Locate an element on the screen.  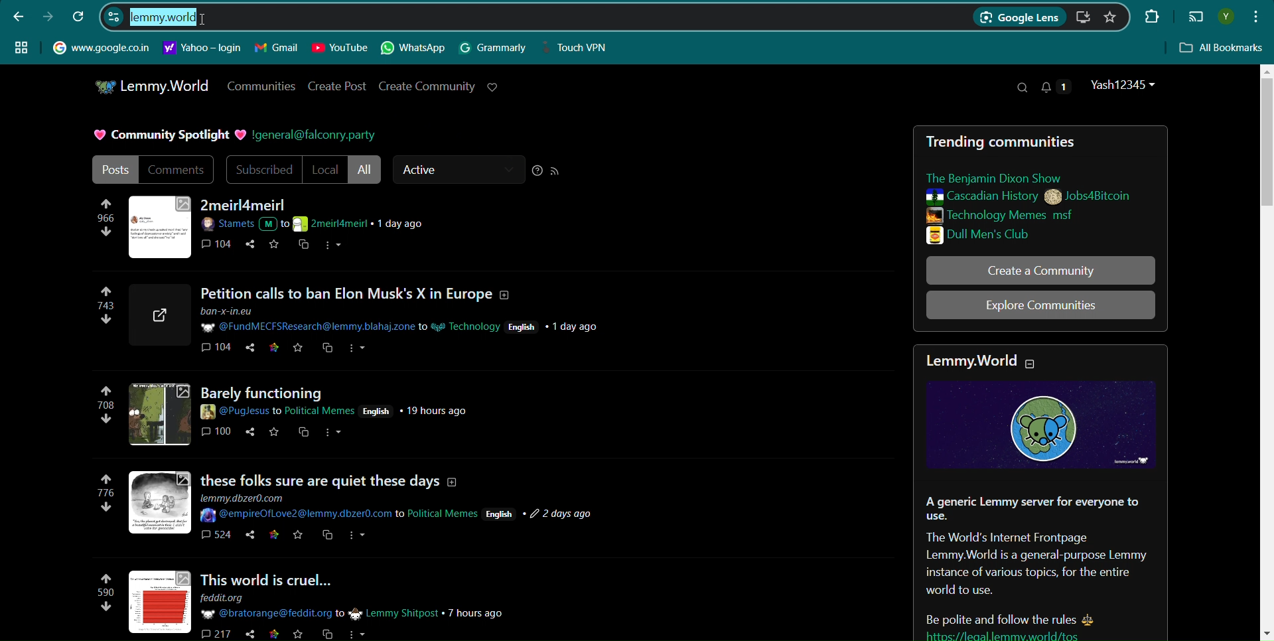
A @Puglesus to Political Memes English + 19 hours ago is located at coordinates (340, 409).